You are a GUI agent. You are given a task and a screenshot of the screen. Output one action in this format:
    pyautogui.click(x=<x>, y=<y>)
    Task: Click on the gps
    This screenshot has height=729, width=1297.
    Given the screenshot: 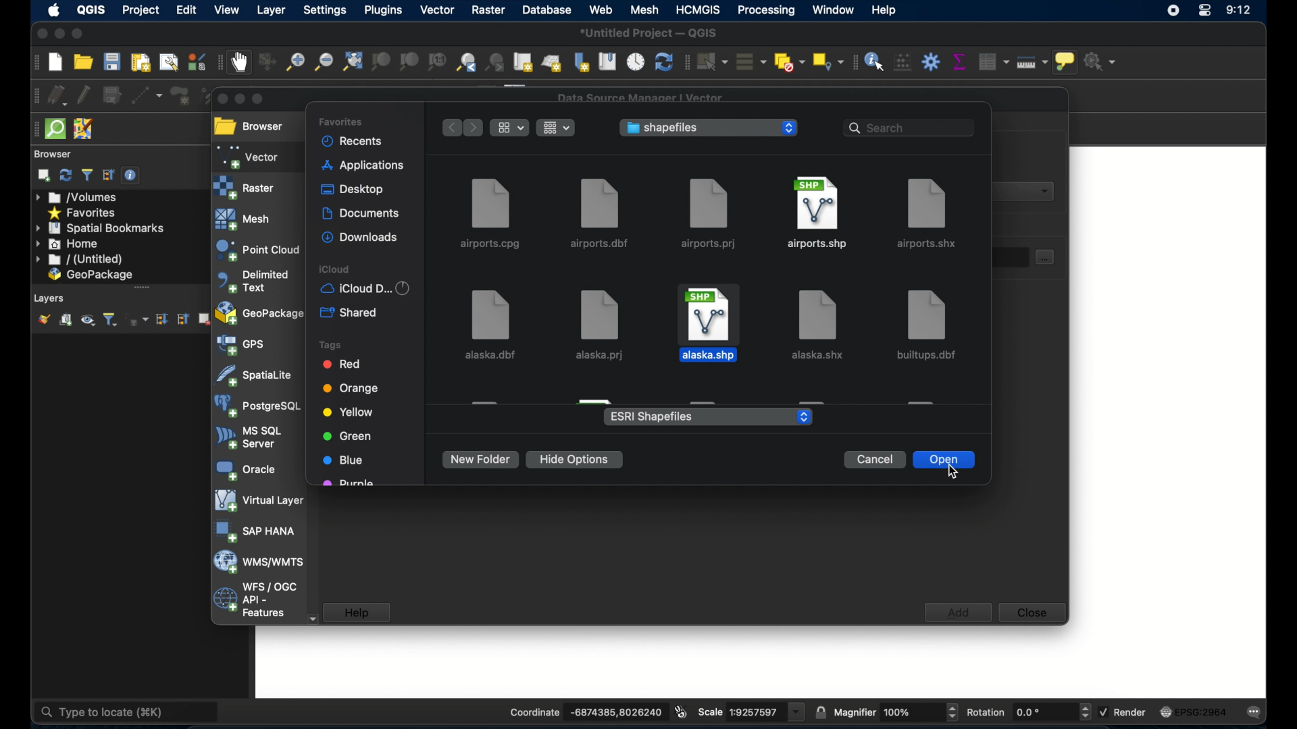 What is the action you would take?
    pyautogui.click(x=241, y=345)
    